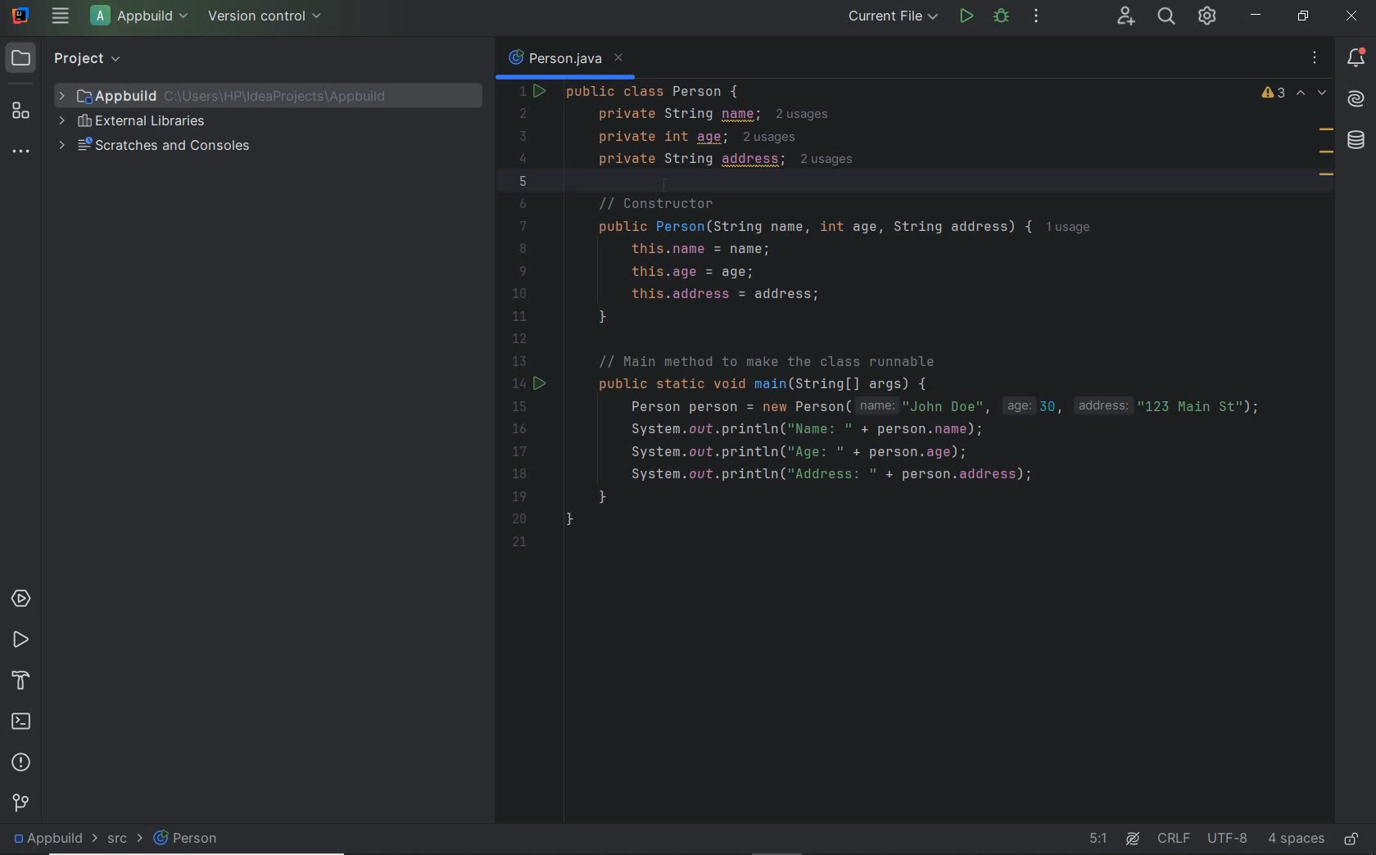 This screenshot has height=855, width=1376. What do you see at coordinates (966, 16) in the screenshot?
I see `run` at bounding box center [966, 16].